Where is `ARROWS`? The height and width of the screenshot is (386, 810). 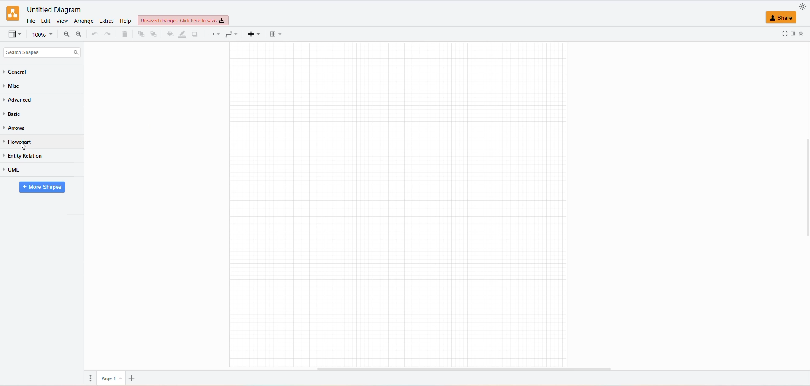
ARROWS is located at coordinates (17, 129).